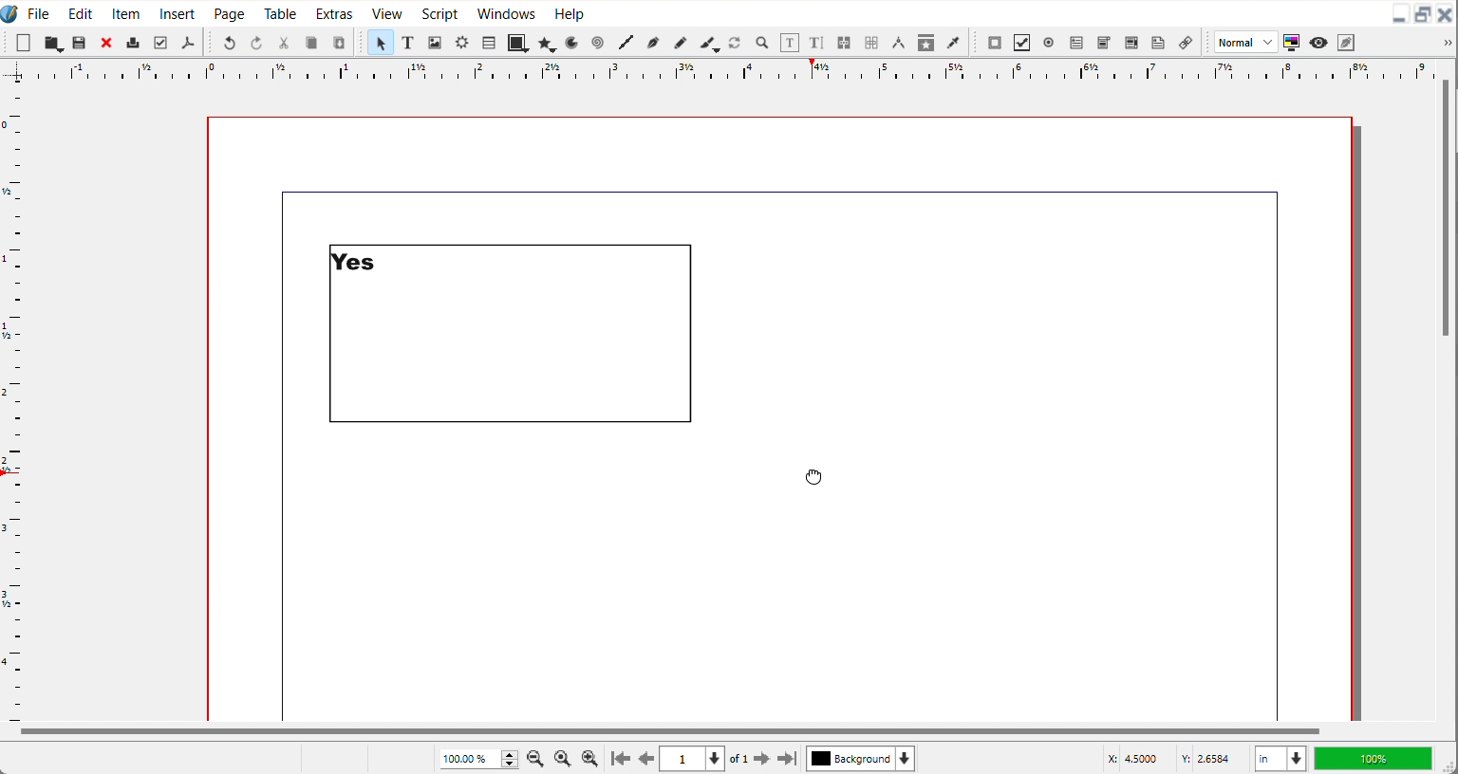 This screenshot has width=1458, height=774. Describe the element at coordinates (1445, 43) in the screenshot. I see `Drop down box` at that location.